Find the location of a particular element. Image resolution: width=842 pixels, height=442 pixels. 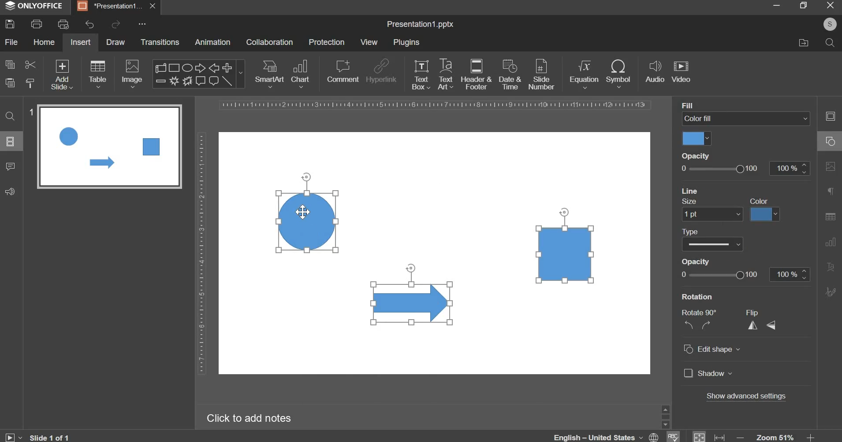

text box is located at coordinates (421, 74).